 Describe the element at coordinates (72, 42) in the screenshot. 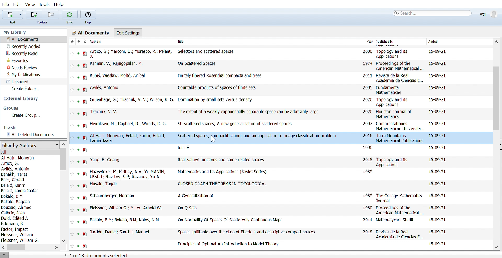

I see `Added to favorites` at that location.